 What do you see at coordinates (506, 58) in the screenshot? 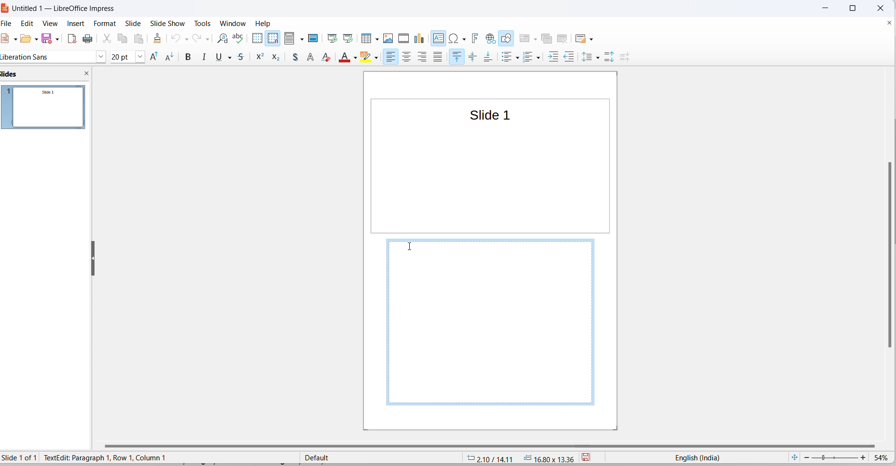
I see `show gluepoint functions` at bounding box center [506, 58].